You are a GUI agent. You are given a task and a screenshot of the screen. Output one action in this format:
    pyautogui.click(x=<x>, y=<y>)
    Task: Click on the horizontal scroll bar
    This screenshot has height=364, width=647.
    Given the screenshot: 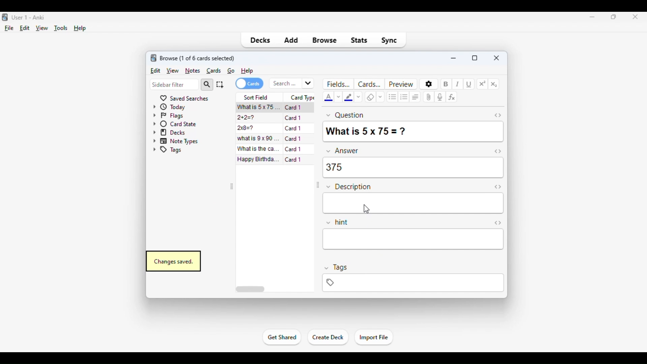 What is the action you would take?
    pyautogui.click(x=251, y=289)
    